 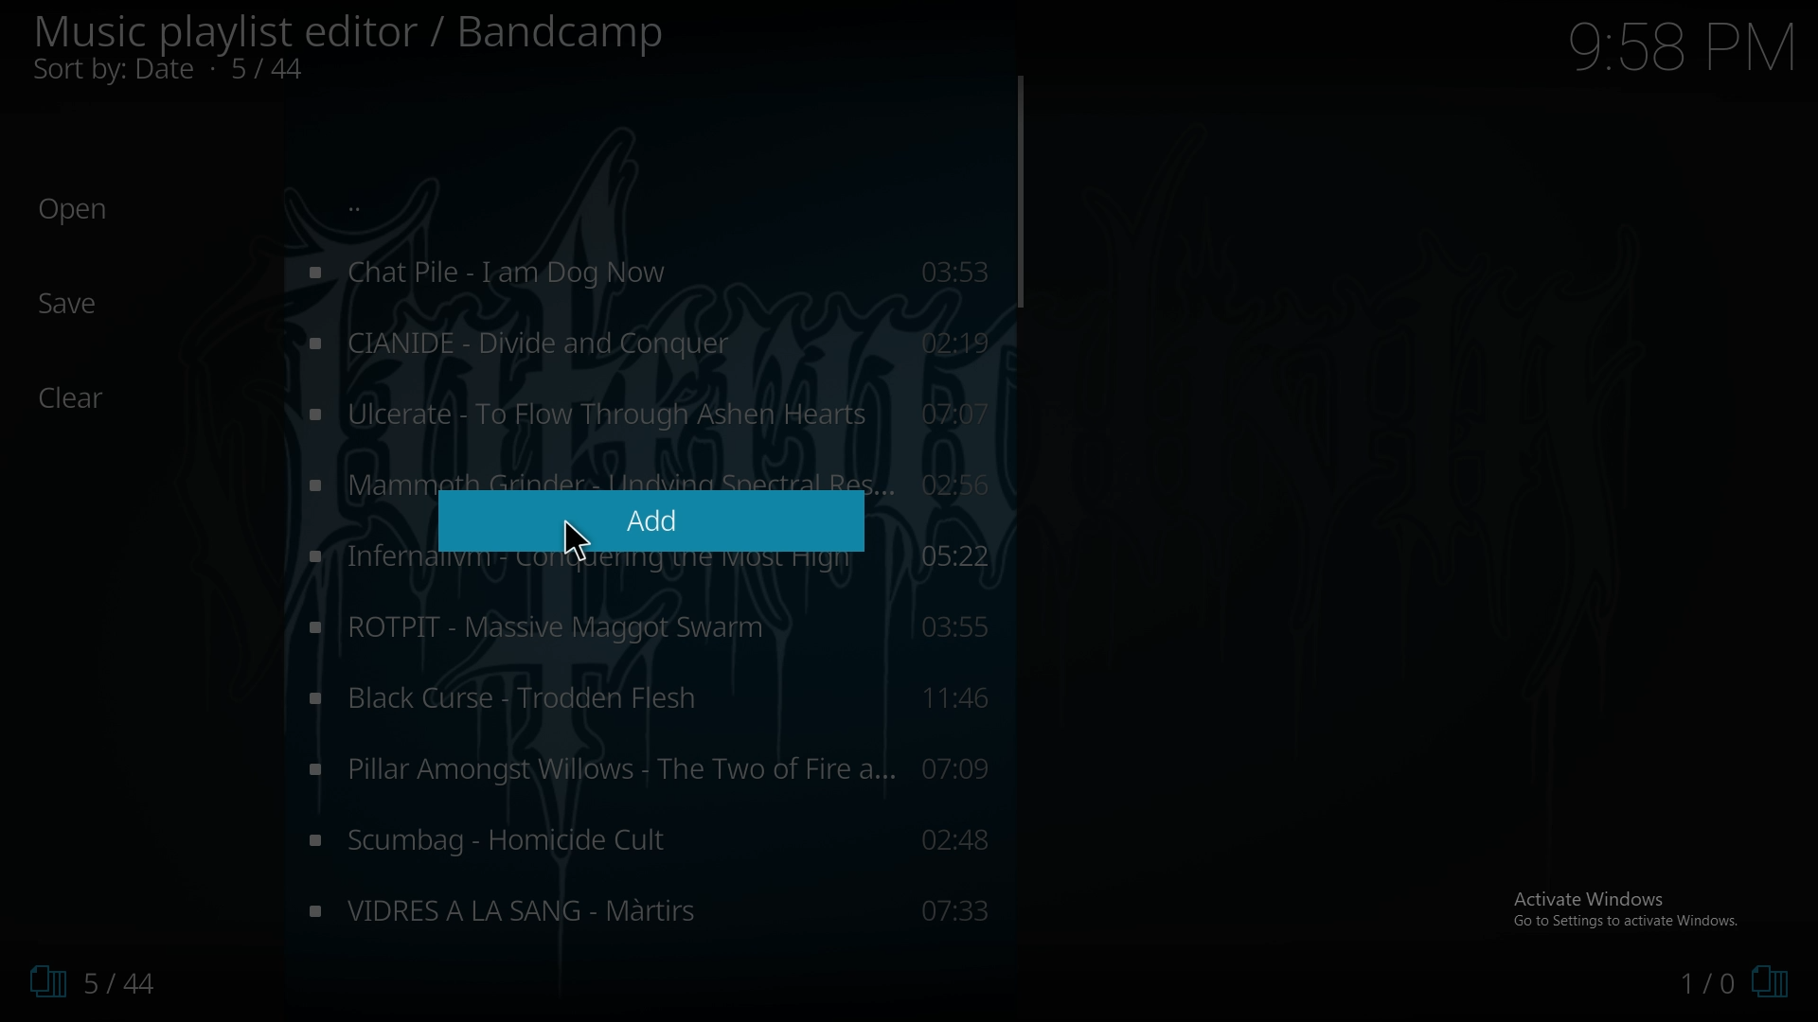 What do you see at coordinates (650, 520) in the screenshot?
I see `add` at bounding box center [650, 520].